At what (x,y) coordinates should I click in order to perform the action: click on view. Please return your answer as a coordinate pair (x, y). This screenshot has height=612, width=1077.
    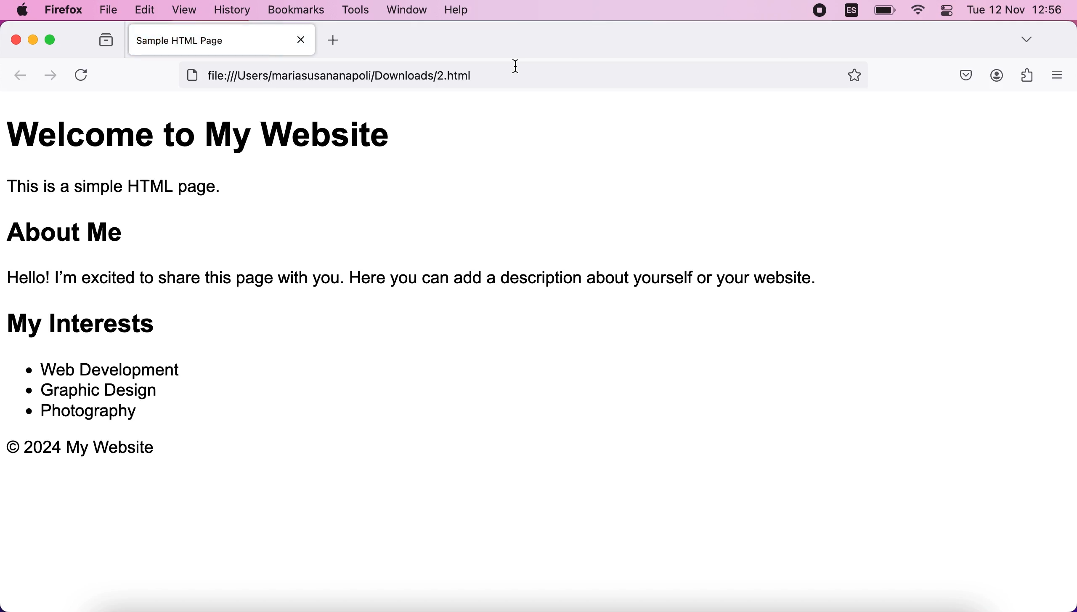
    Looking at the image, I should click on (181, 9).